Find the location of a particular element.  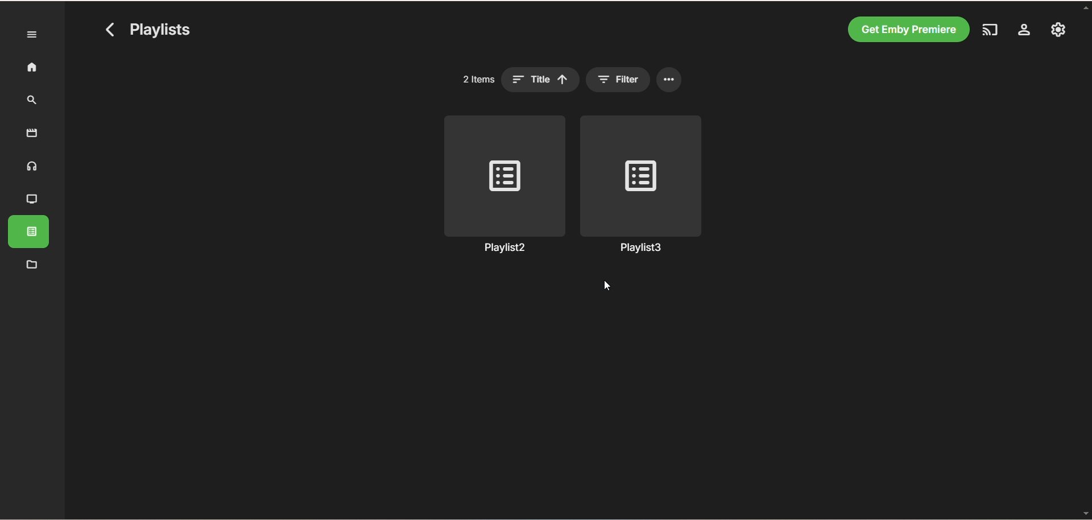

playlist is located at coordinates (28, 232).